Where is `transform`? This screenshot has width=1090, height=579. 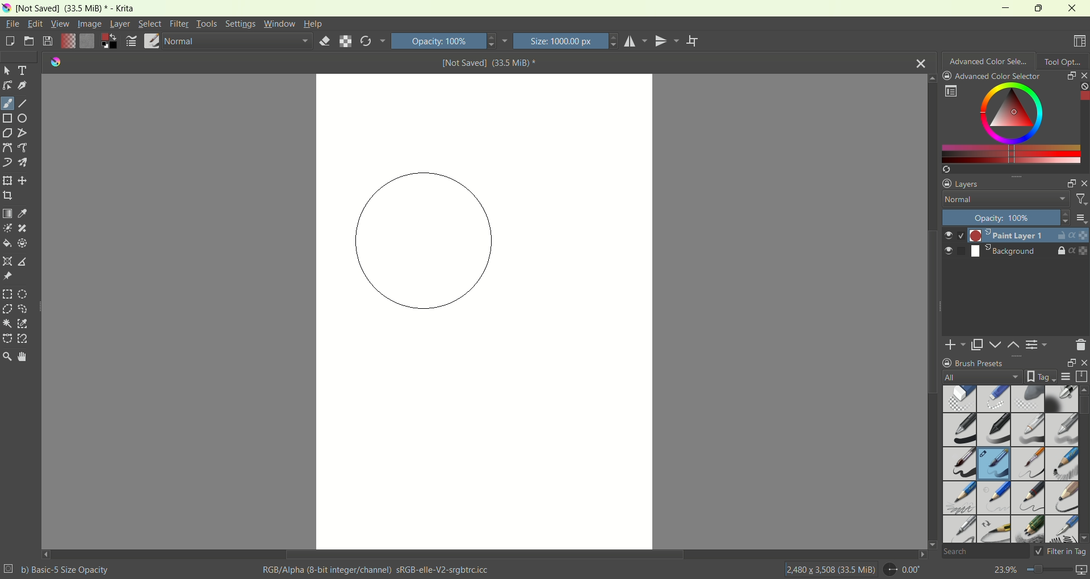
transform is located at coordinates (7, 181).